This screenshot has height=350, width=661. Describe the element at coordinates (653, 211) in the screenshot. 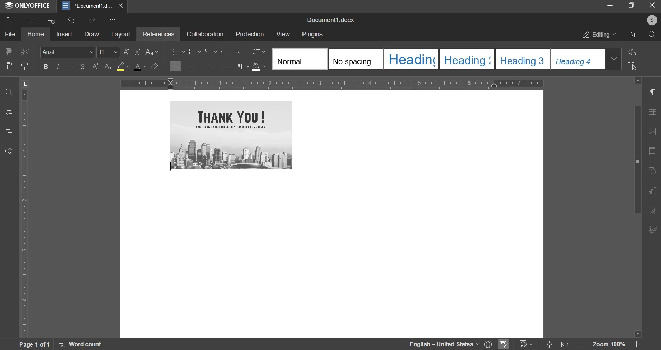

I see `Text` at that location.